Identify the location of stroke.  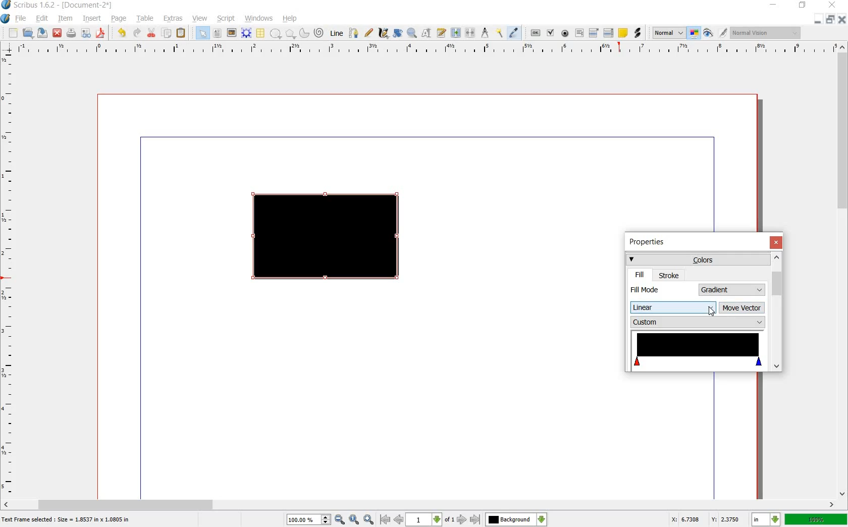
(669, 275).